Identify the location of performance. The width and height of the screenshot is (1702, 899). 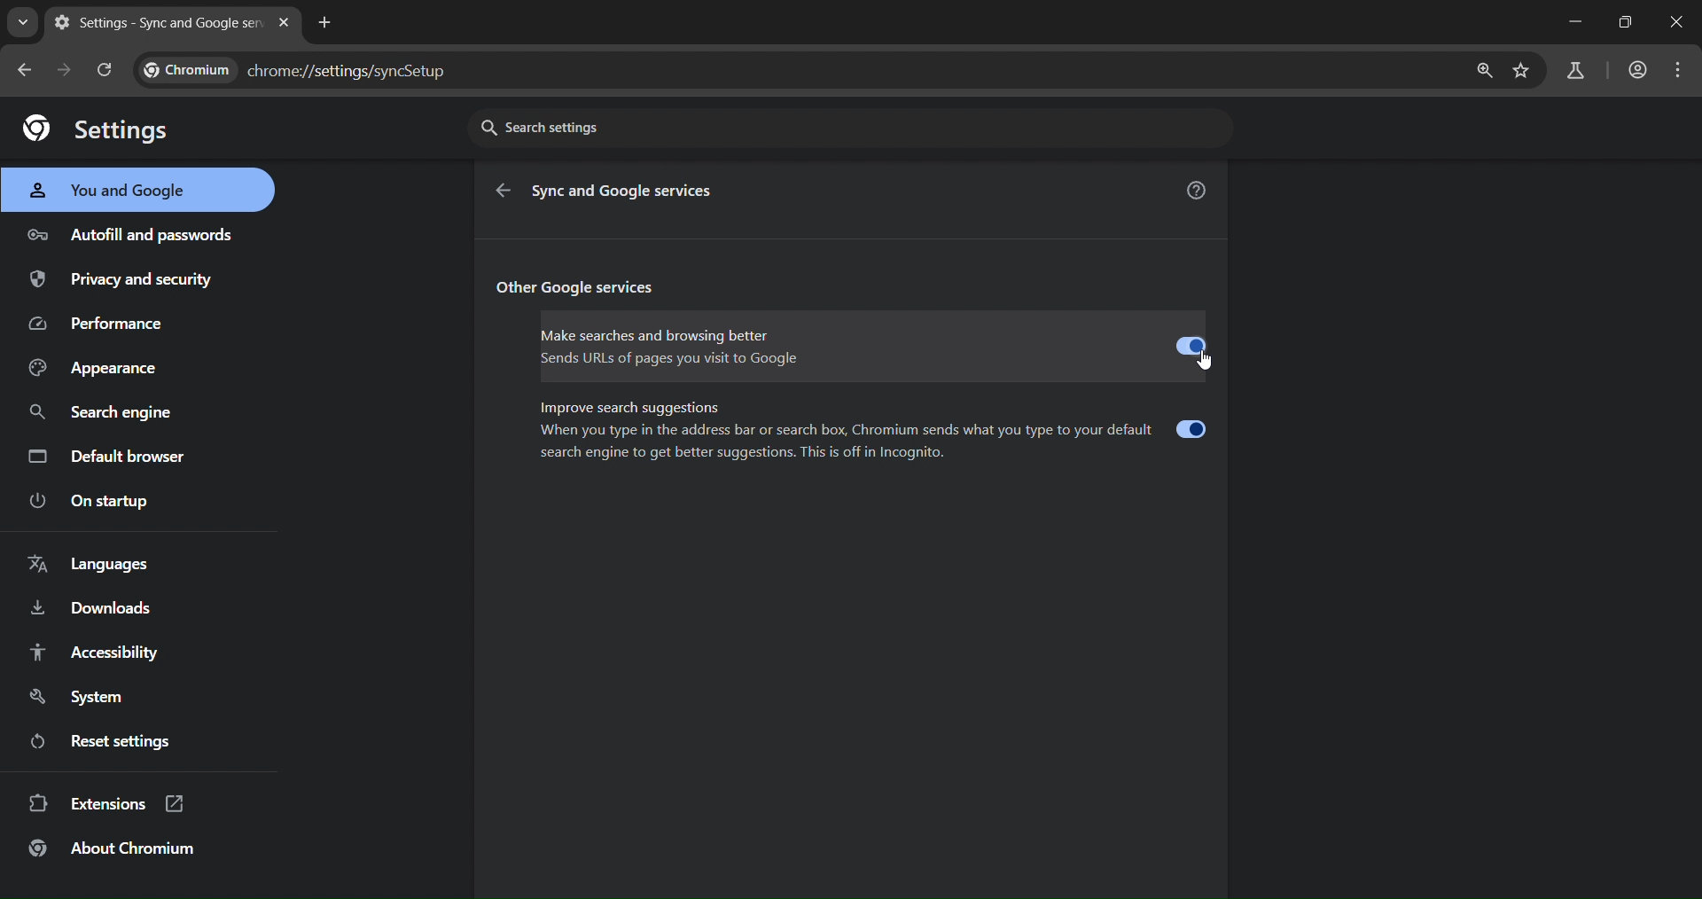
(113, 323).